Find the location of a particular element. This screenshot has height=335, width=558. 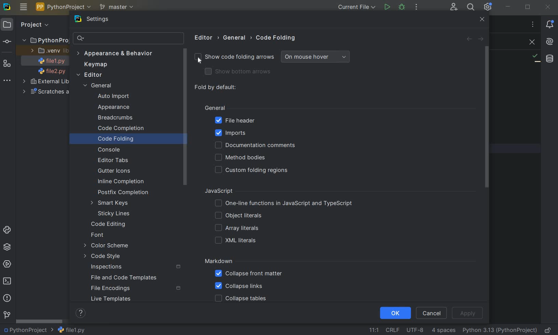

STICKY LINES is located at coordinates (114, 213).